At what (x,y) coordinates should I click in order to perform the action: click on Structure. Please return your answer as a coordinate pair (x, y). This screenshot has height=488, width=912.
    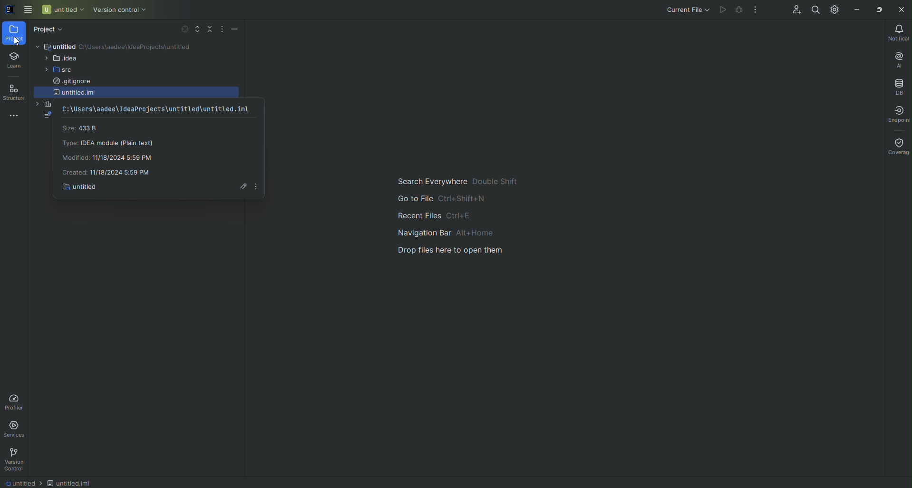
    Looking at the image, I should click on (13, 92).